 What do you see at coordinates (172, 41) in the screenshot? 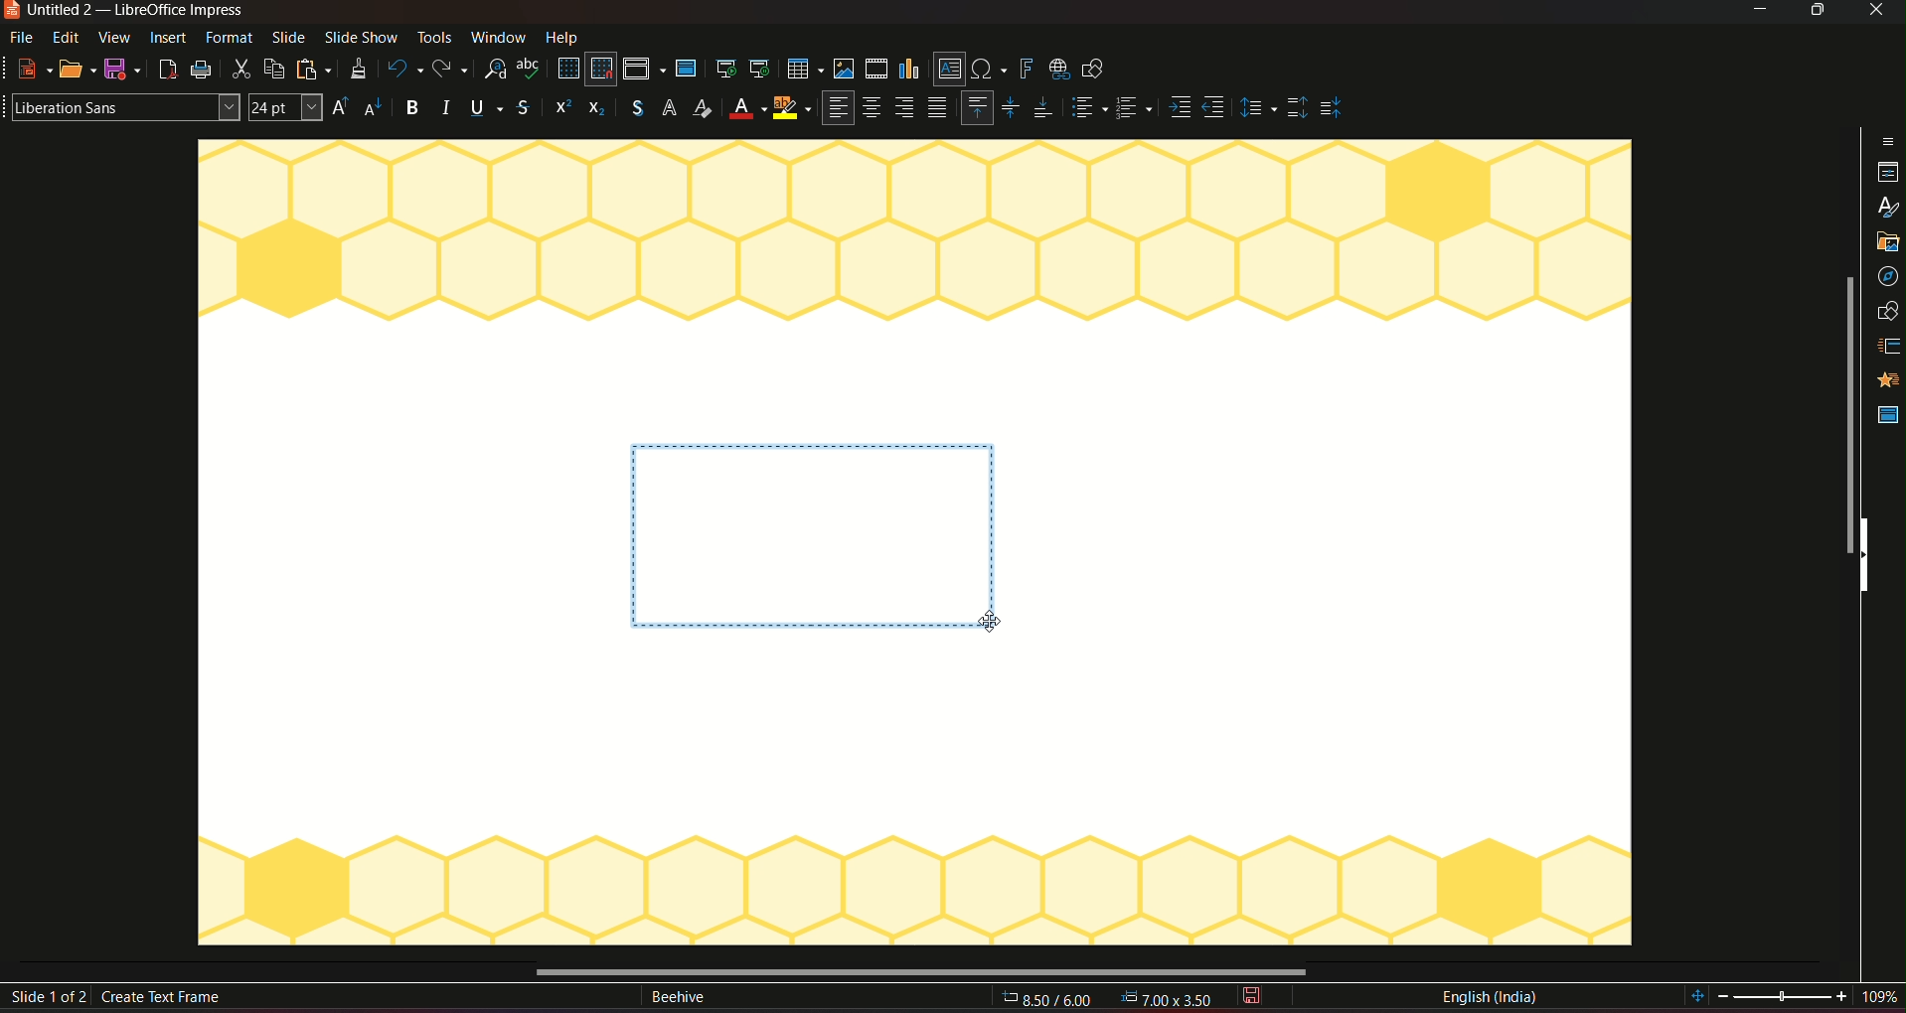
I see `insert` at bounding box center [172, 41].